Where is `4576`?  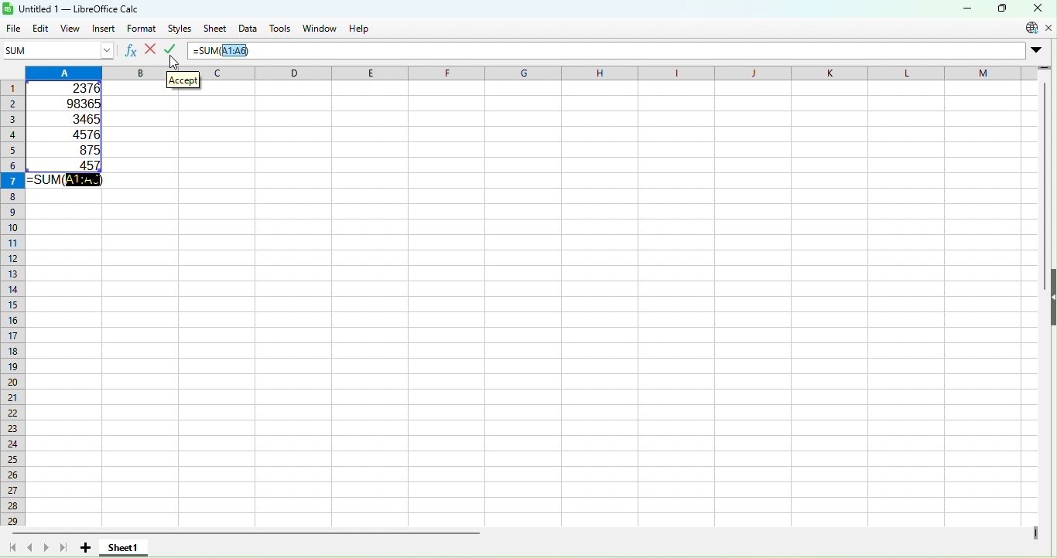
4576 is located at coordinates (77, 132).